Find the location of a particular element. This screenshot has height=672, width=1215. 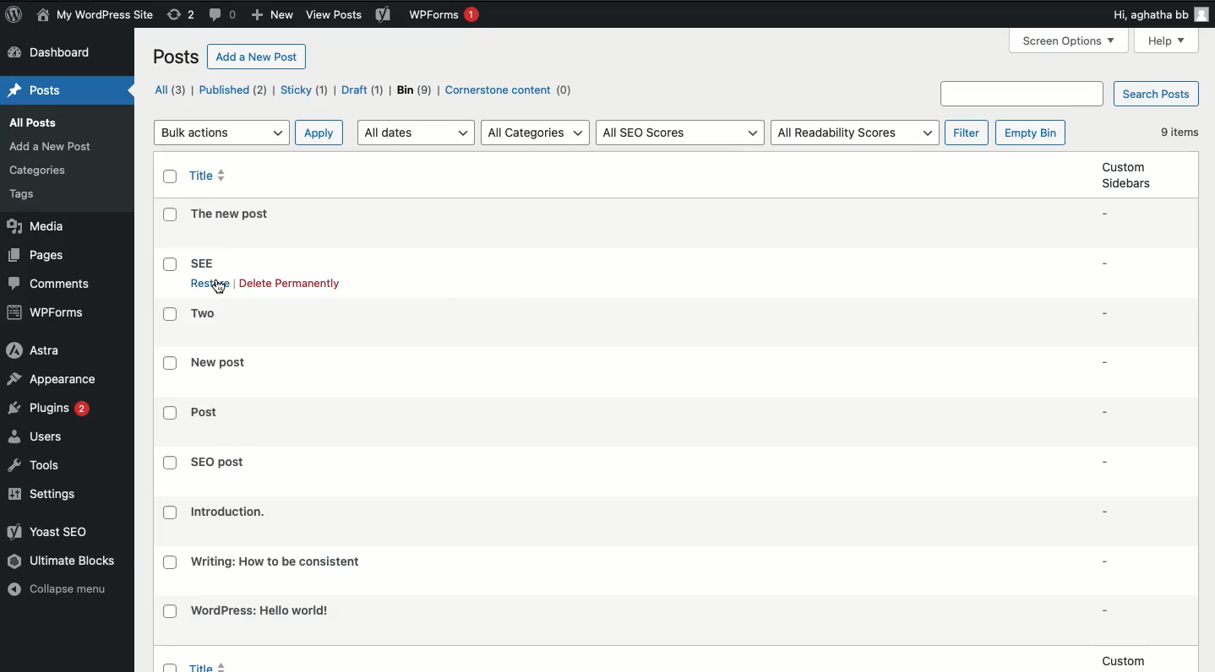

all posts is located at coordinates (35, 123).